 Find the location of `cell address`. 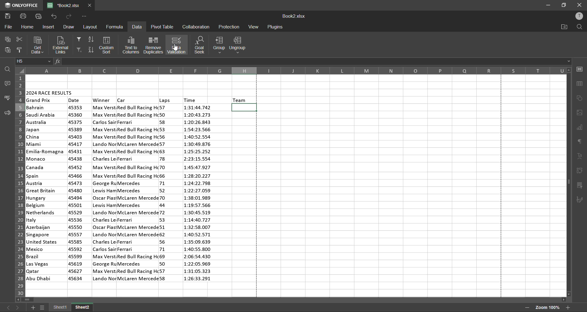

cell address is located at coordinates (34, 61).